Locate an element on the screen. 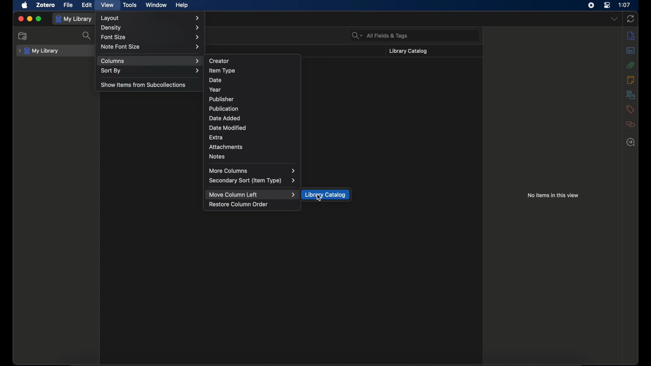  library catalog is located at coordinates (407, 51).